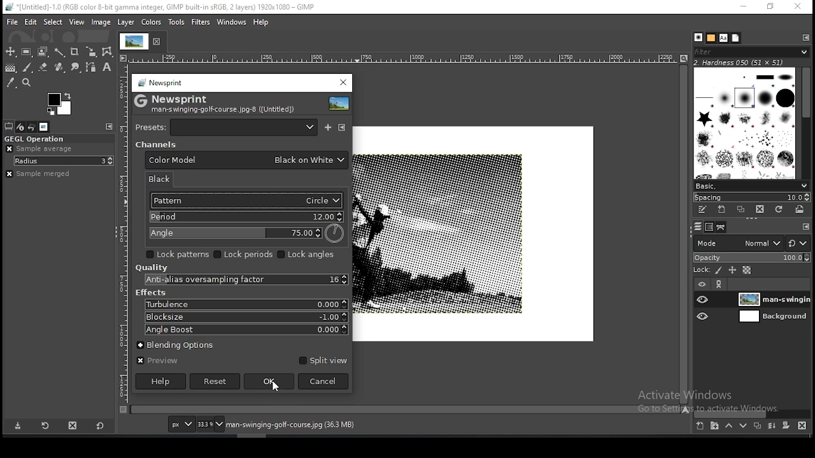  Describe the element at coordinates (44, 426) in the screenshot. I see `restore tool preset` at that location.